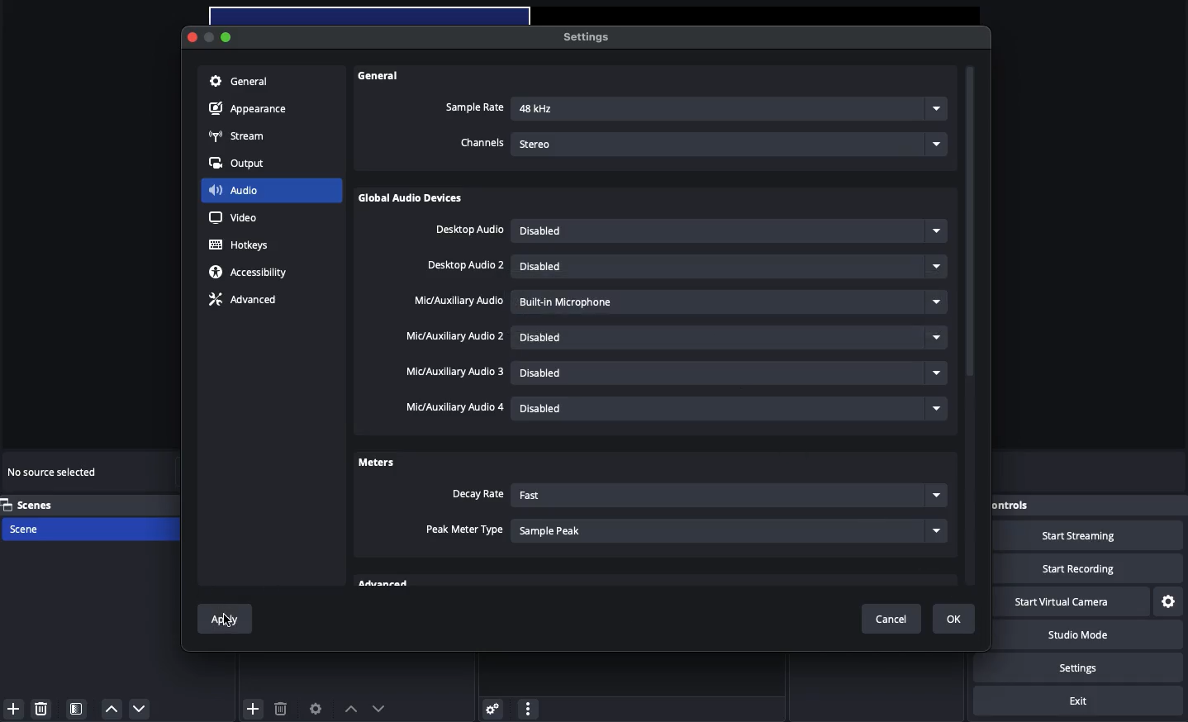 The width and height of the screenshot is (1188, 722). Describe the element at coordinates (584, 36) in the screenshot. I see `Settings` at that location.